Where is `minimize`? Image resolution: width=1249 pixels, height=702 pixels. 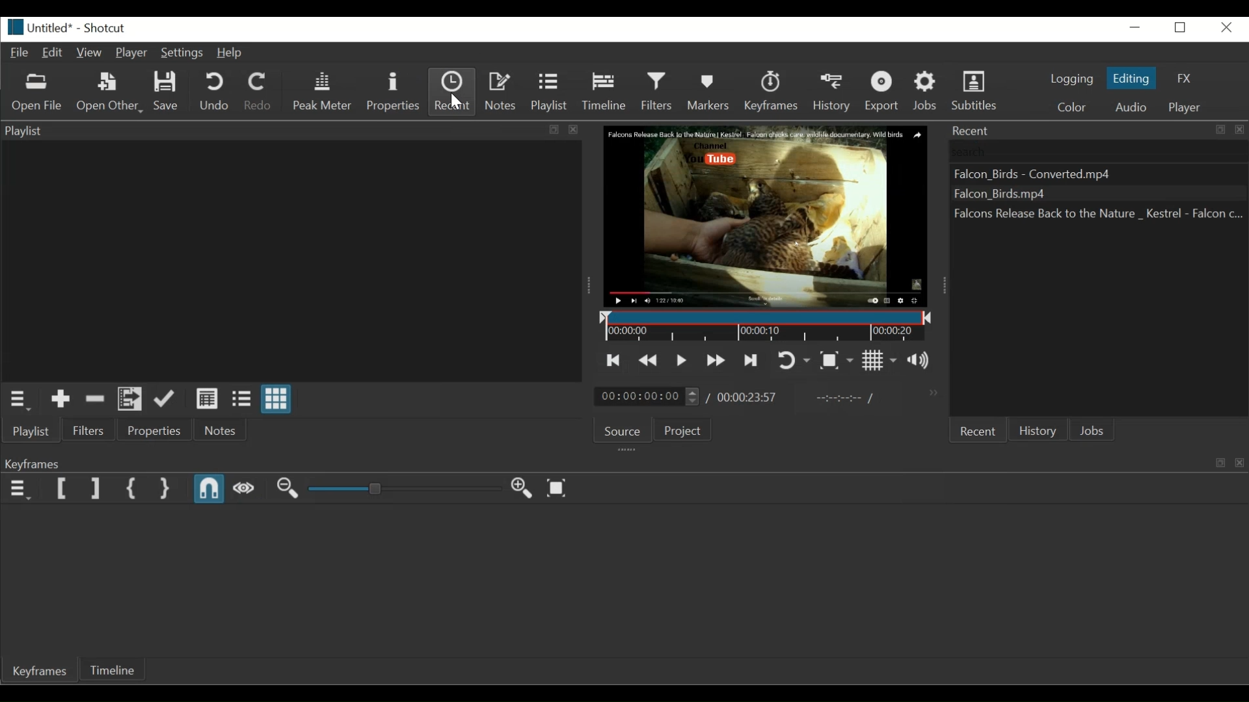 minimize is located at coordinates (1135, 27).